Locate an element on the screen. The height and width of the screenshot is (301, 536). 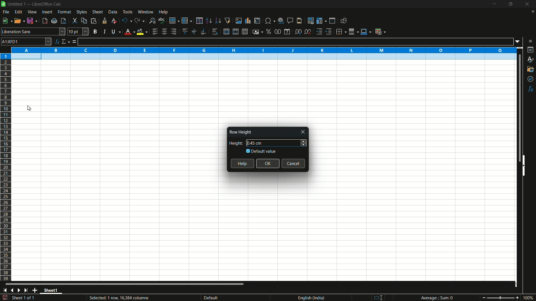
sort is located at coordinates (199, 21).